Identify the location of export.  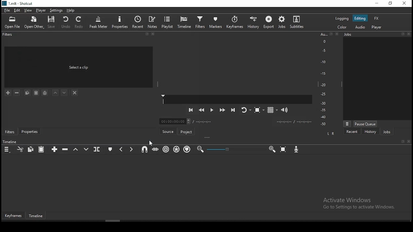
(268, 23).